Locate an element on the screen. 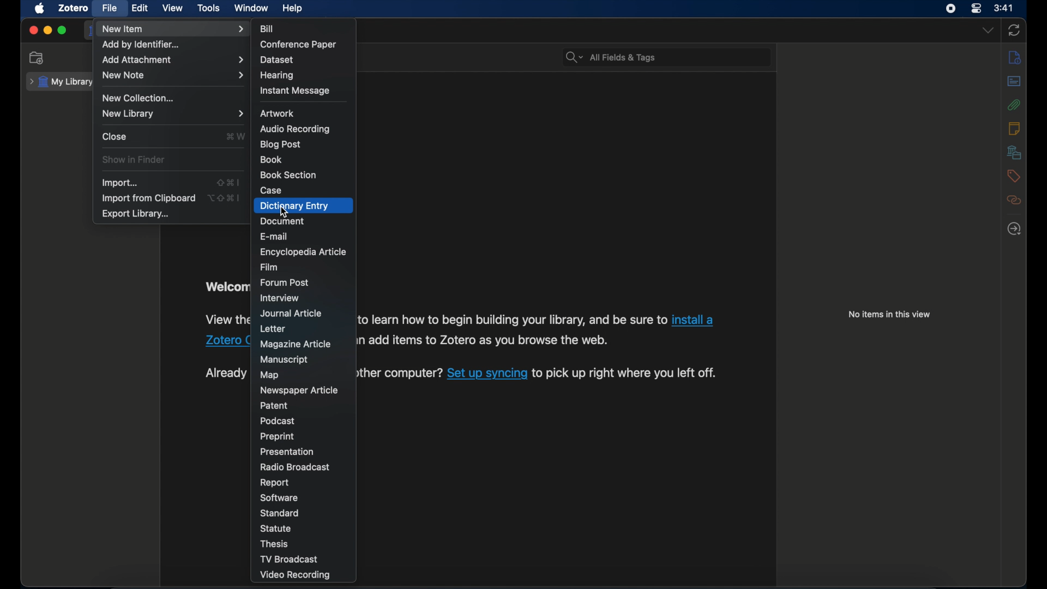  text is located at coordinates (509, 321).